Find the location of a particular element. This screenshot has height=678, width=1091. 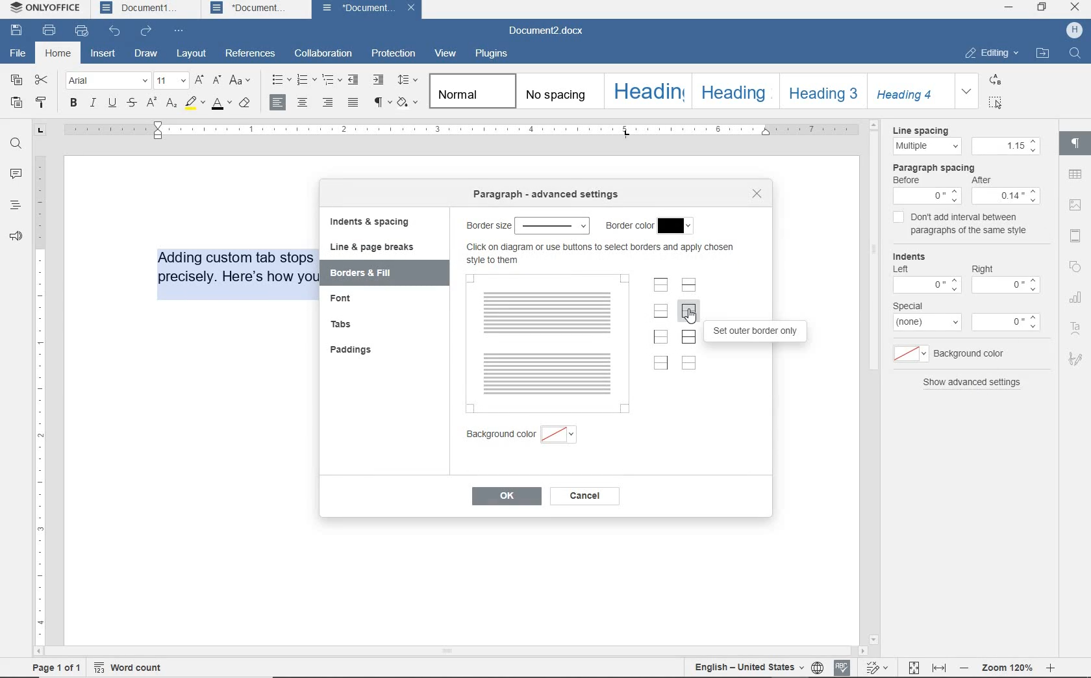

font is located at coordinates (108, 81).